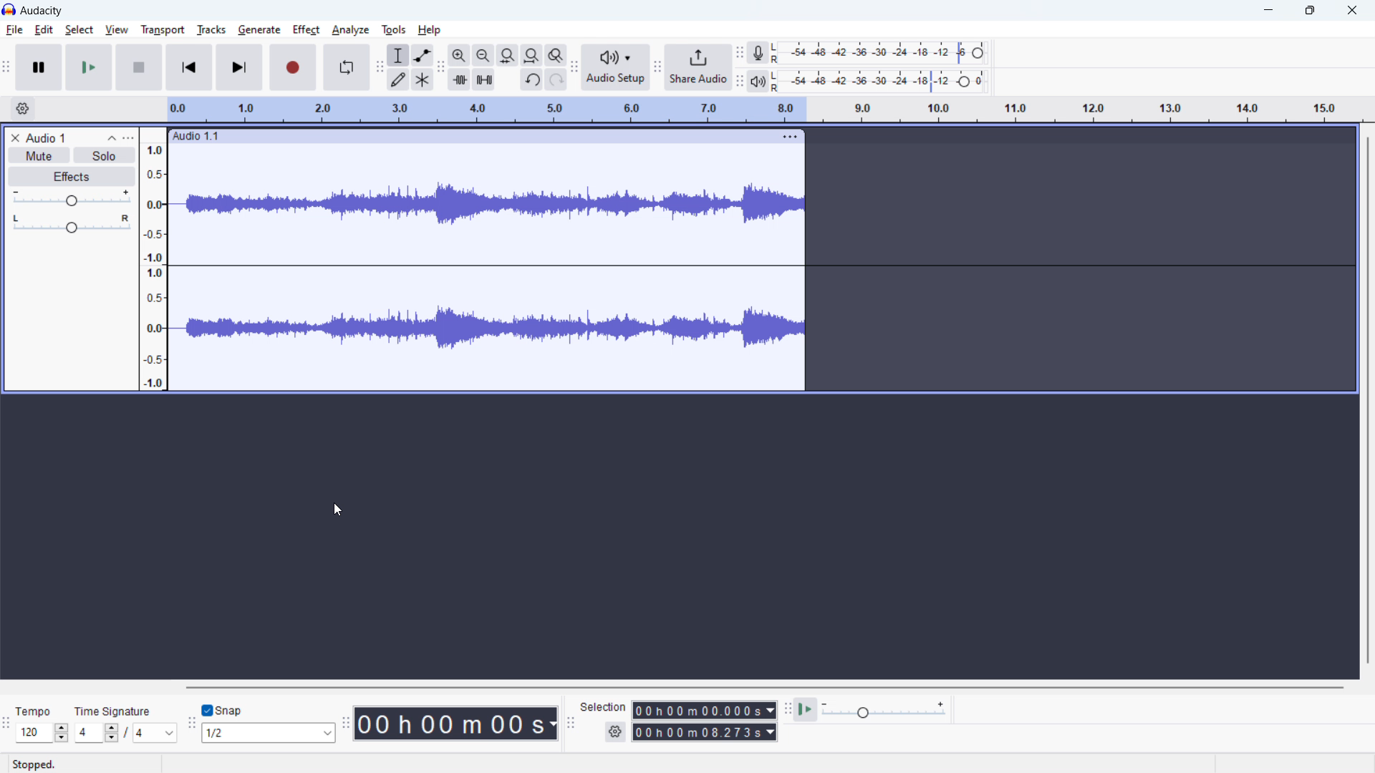 The height and width of the screenshot is (773, 1375). I want to click on maximize, so click(1310, 11).